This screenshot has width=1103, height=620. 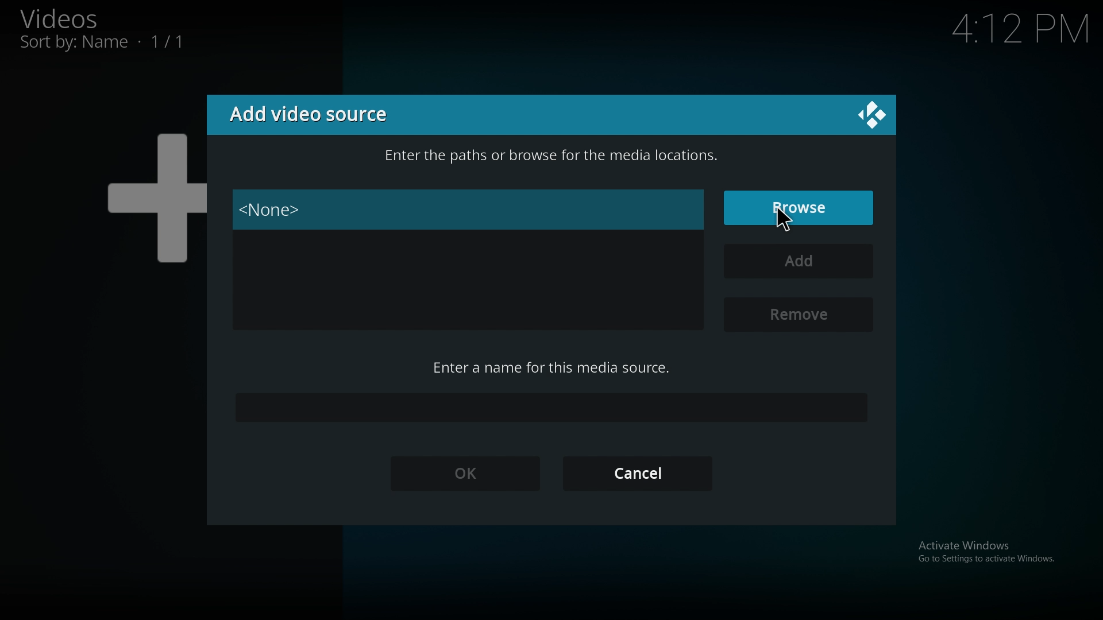 What do you see at coordinates (639, 472) in the screenshot?
I see `cancel` at bounding box center [639, 472].